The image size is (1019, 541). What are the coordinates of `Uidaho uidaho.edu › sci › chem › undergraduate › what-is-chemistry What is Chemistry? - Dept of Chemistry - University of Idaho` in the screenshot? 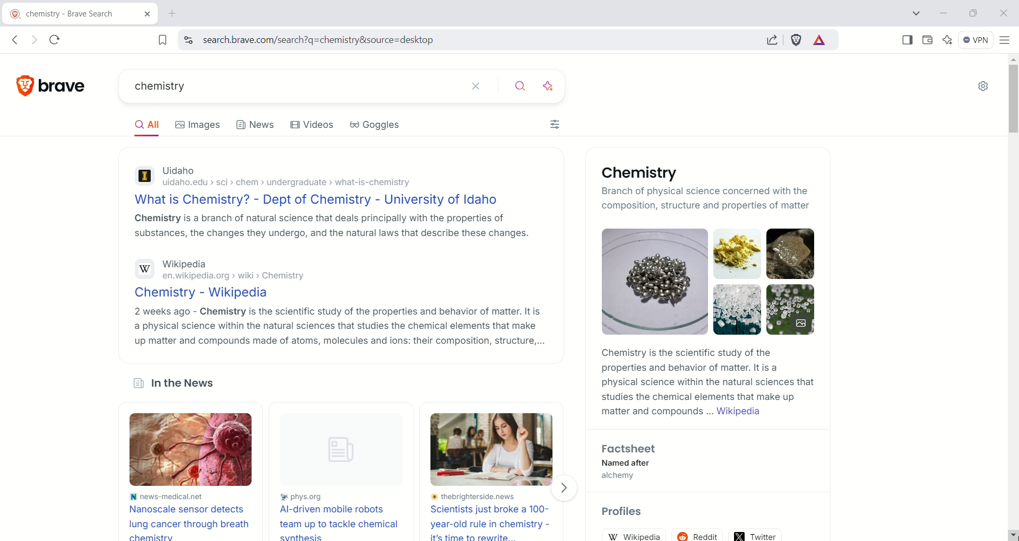 It's located at (319, 185).